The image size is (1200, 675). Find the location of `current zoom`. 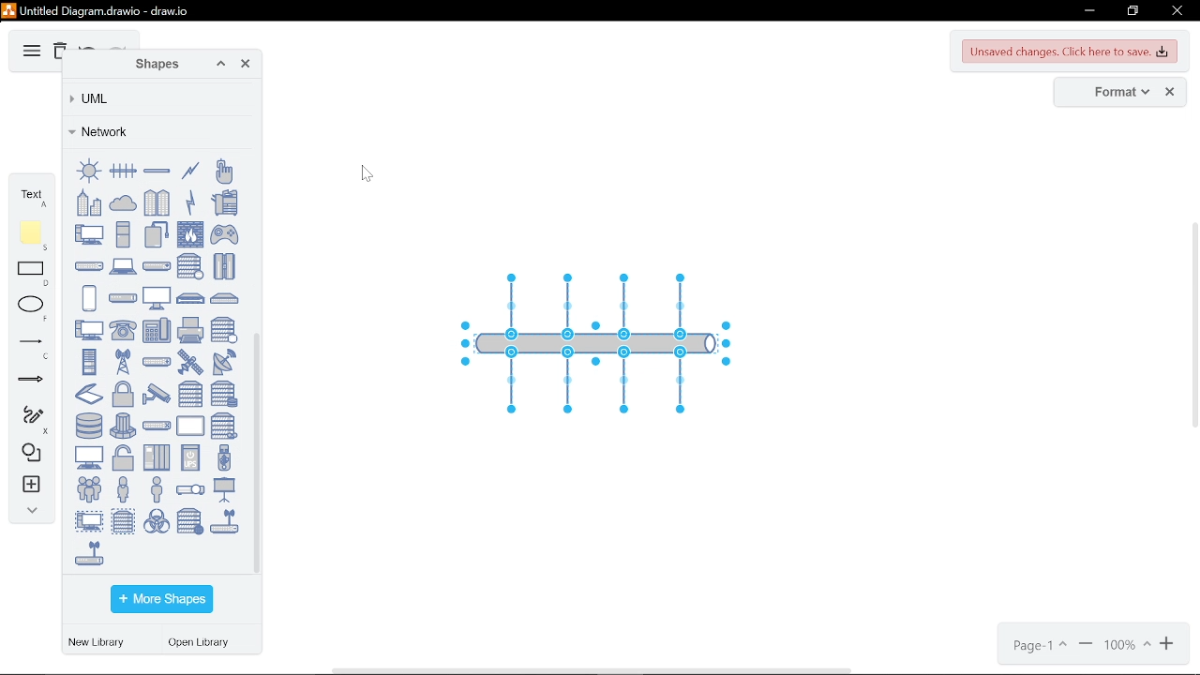

current zoom is located at coordinates (1128, 646).